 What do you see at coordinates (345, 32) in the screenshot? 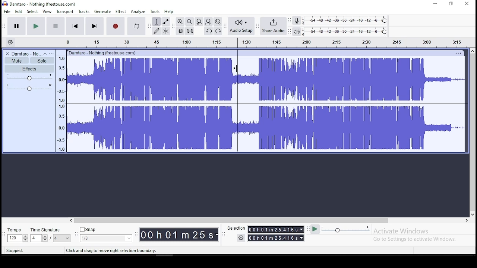
I see `playback level` at bounding box center [345, 32].